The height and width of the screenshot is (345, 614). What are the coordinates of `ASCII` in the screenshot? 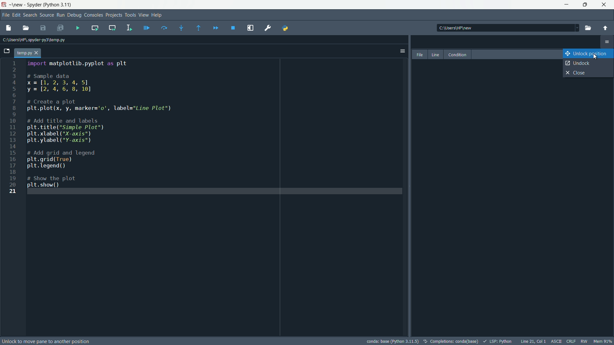 It's located at (555, 341).